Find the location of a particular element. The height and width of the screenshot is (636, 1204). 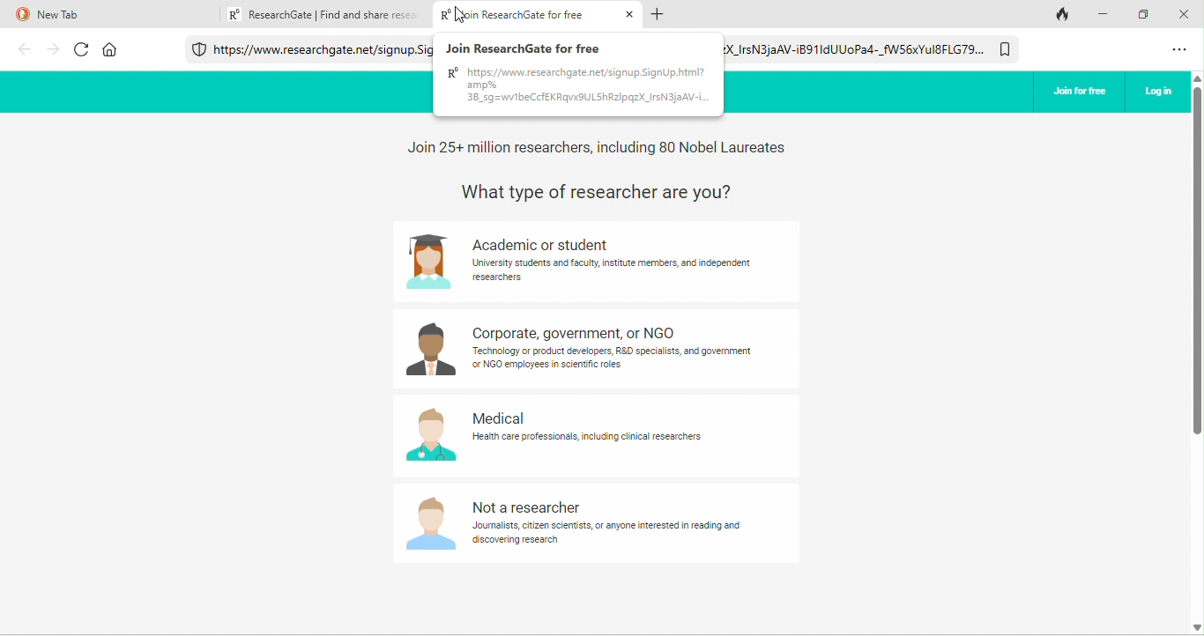

Scroll Down is located at coordinates (1196, 626).